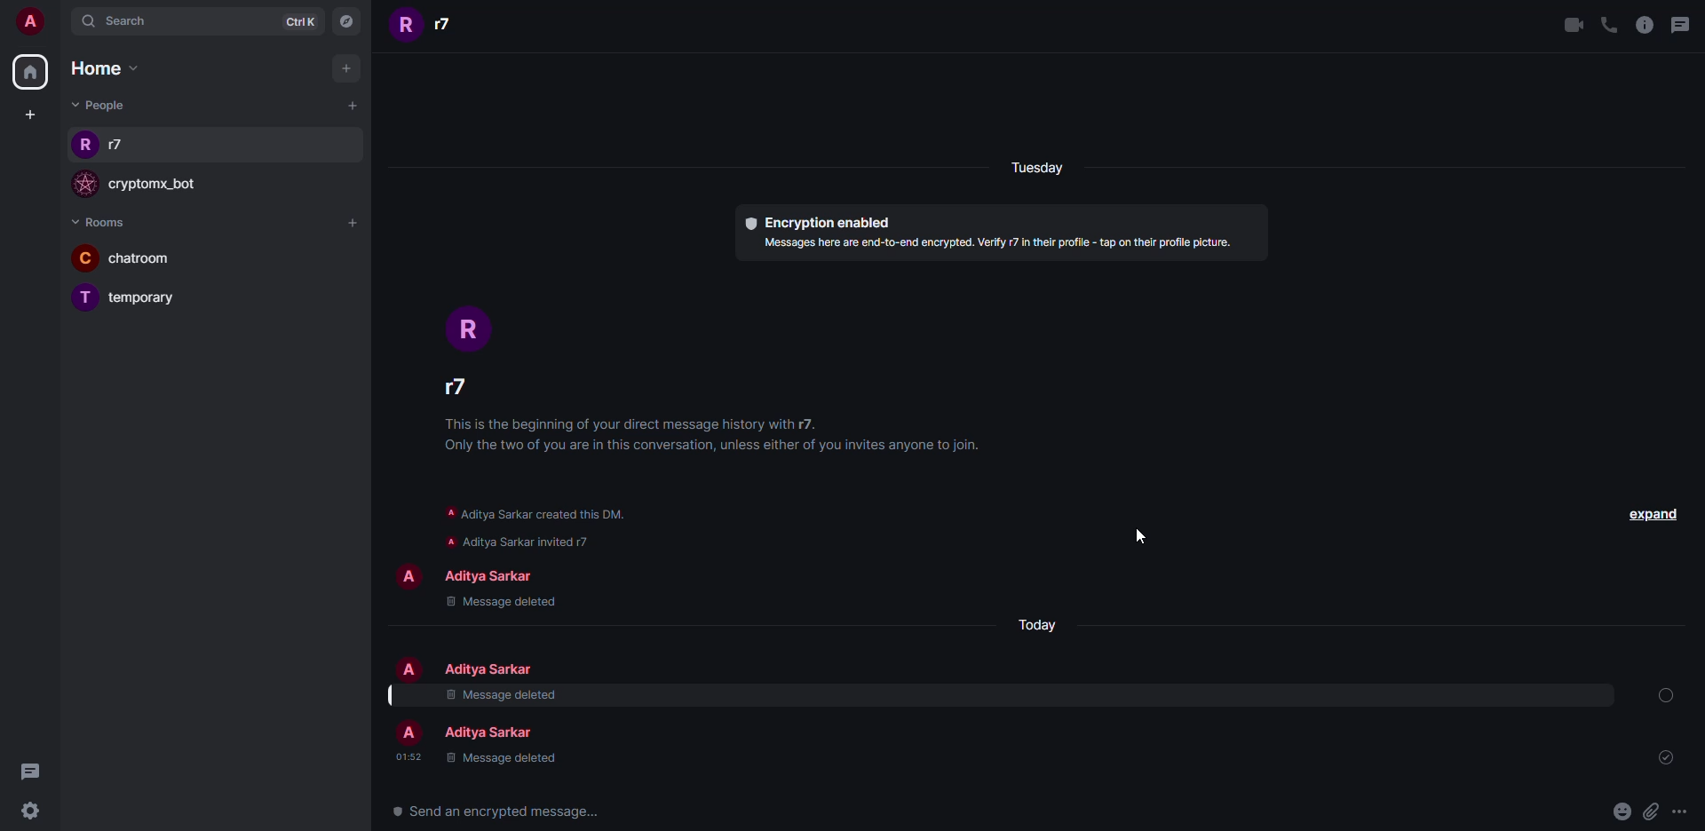 Image resolution: width=1705 pixels, height=831 pixels. What do you see at coordinates (1609, 24) in the screenshot?
I see `voice call` at bounding box center [1609, 24].